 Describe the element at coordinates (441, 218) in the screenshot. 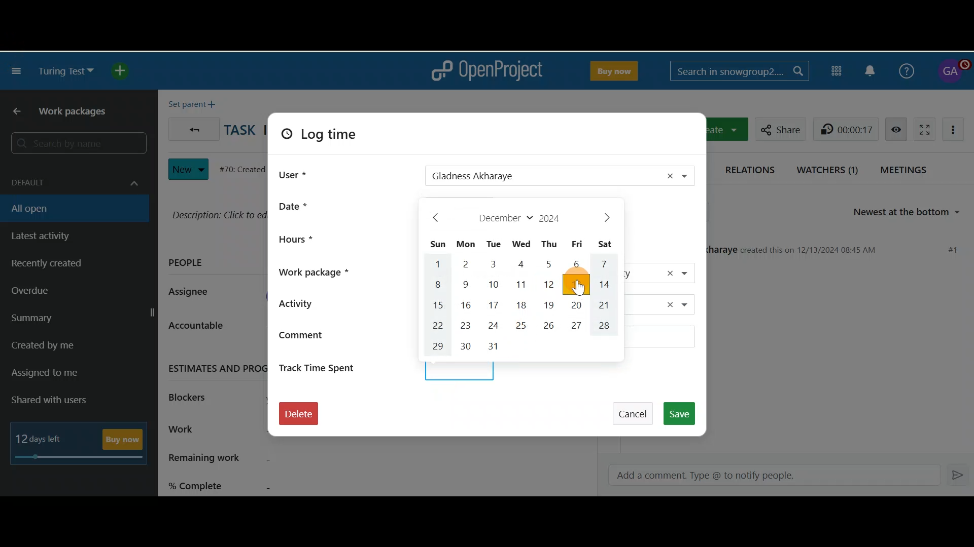

I see `< back` at that location.